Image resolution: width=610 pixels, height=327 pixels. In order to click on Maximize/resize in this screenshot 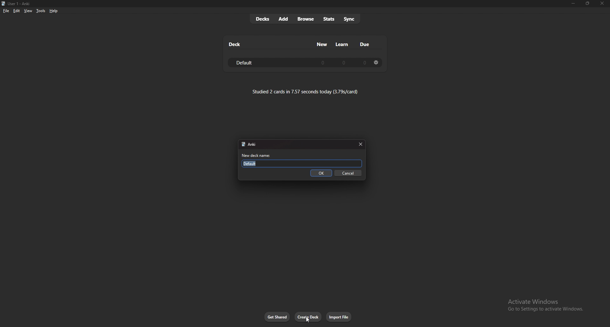, I will do `click(587, 3)`.